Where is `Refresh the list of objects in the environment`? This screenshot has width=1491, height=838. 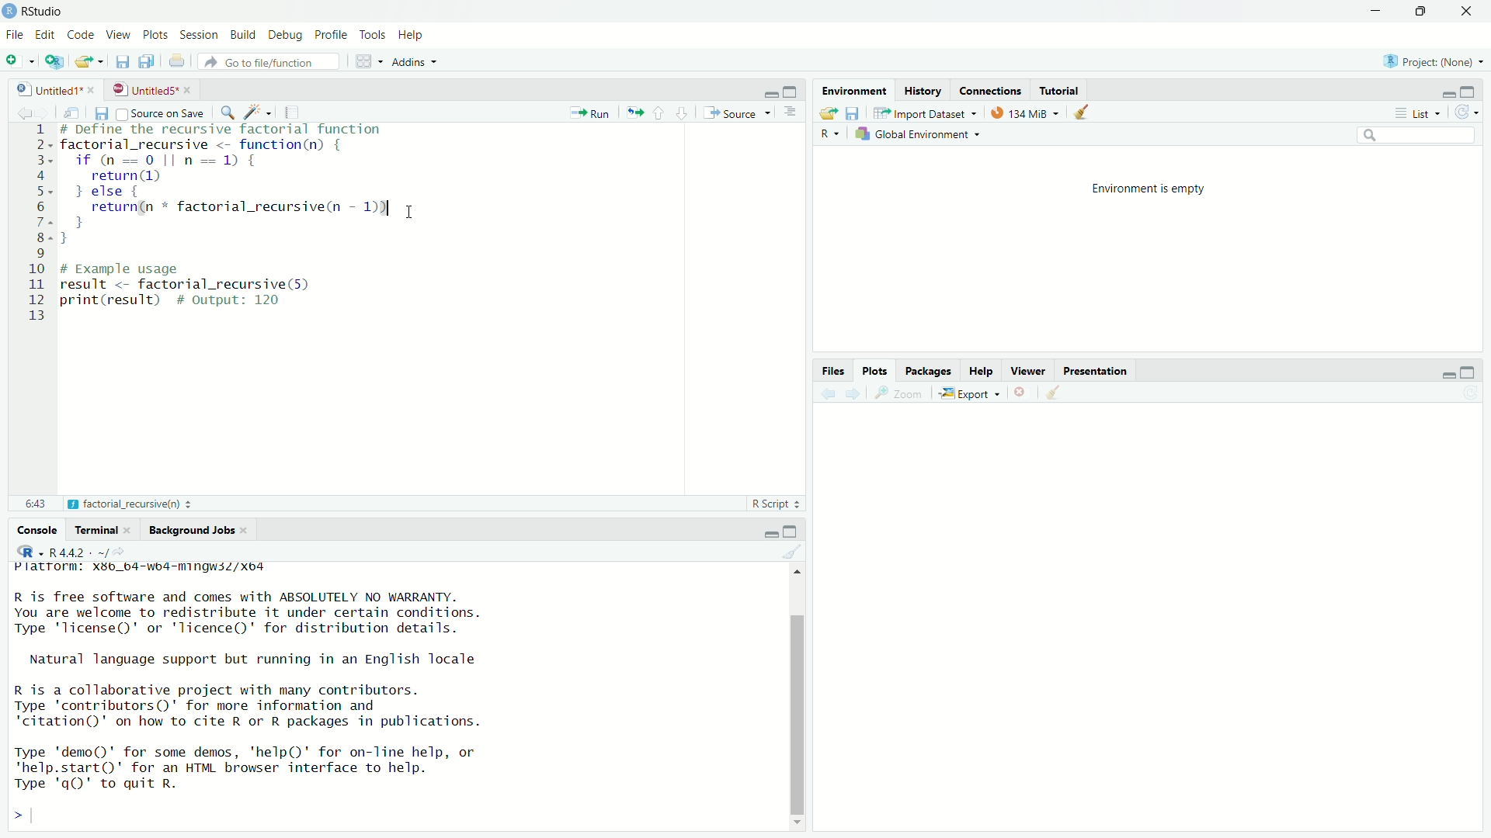 Refresh the list of objects in the environment is located at coordinates (1467, 113).